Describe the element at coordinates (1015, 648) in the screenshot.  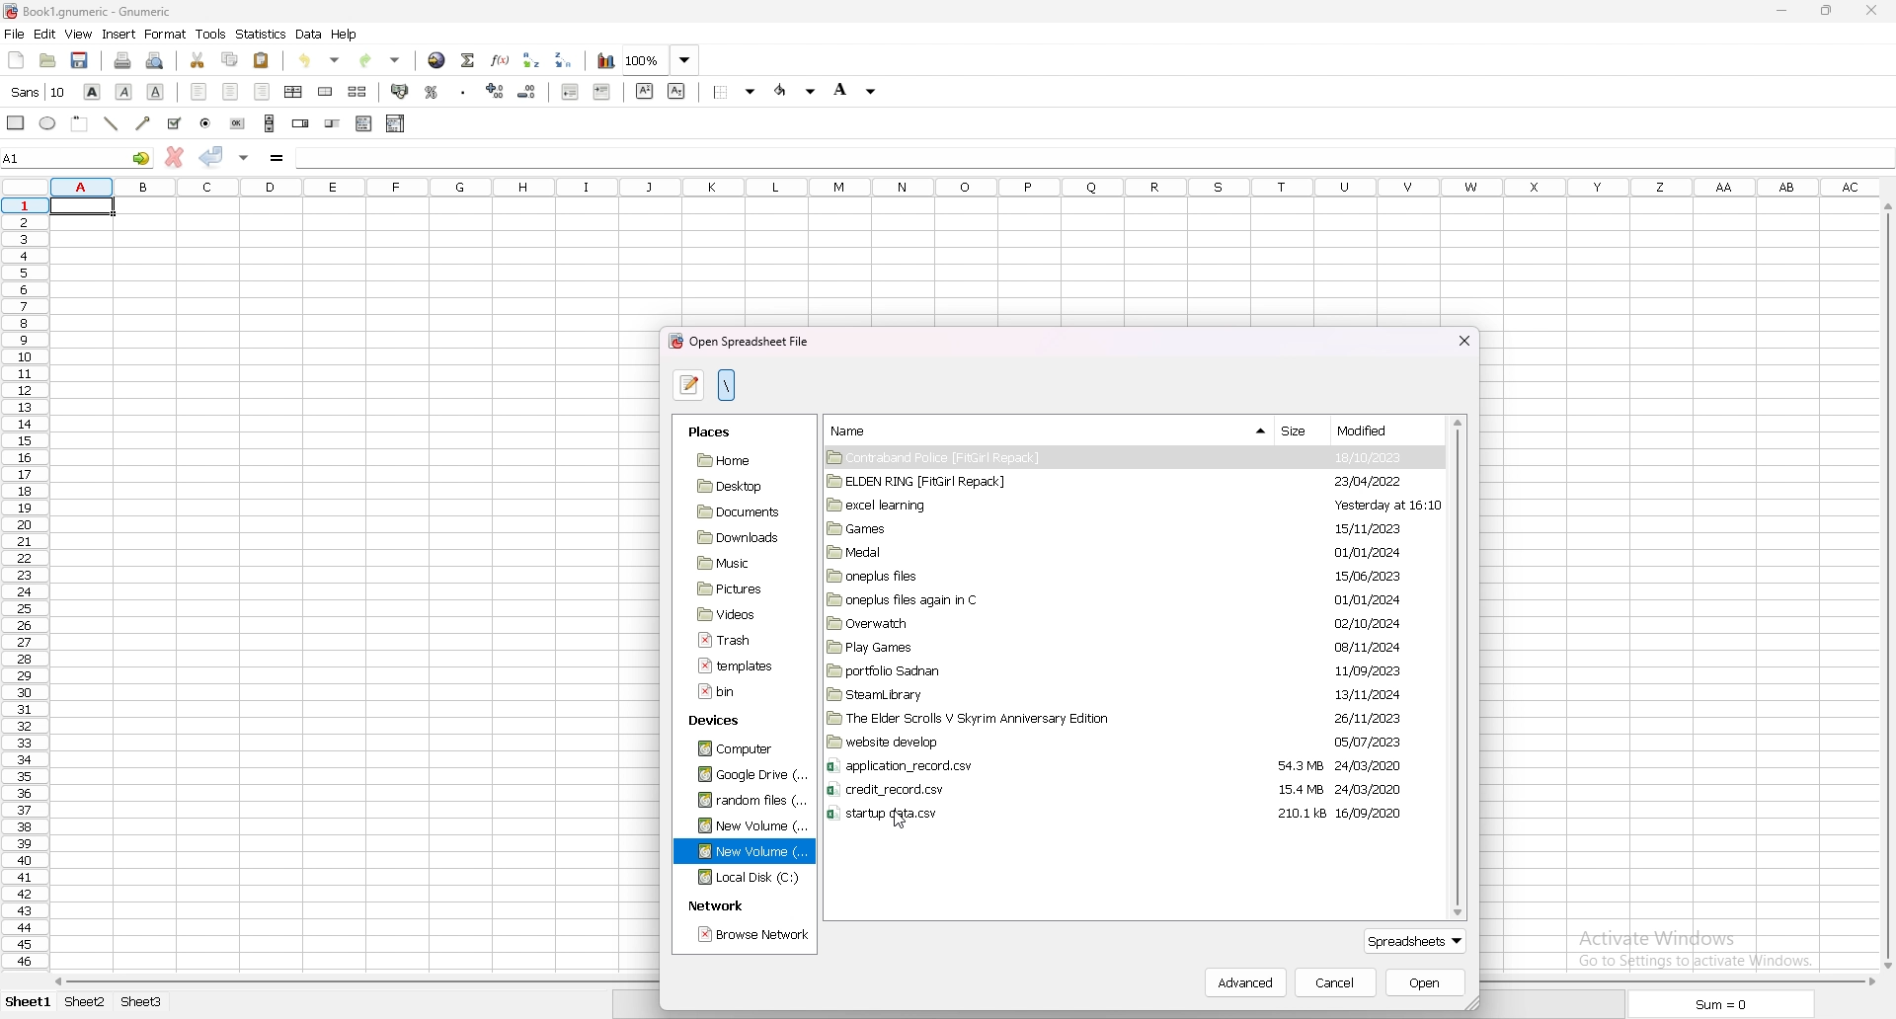
I see `folder` at that location.